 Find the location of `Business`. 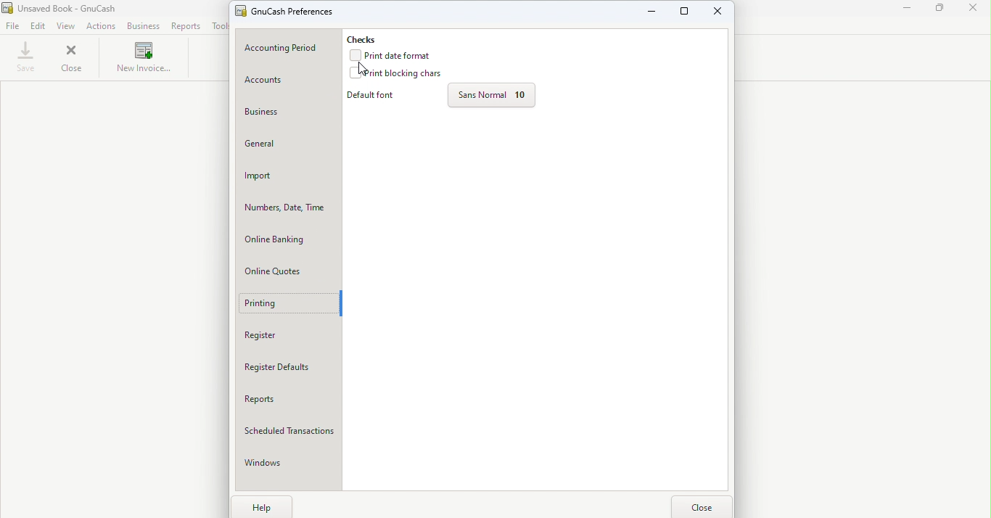

Business is located at coordinates (289, 112).